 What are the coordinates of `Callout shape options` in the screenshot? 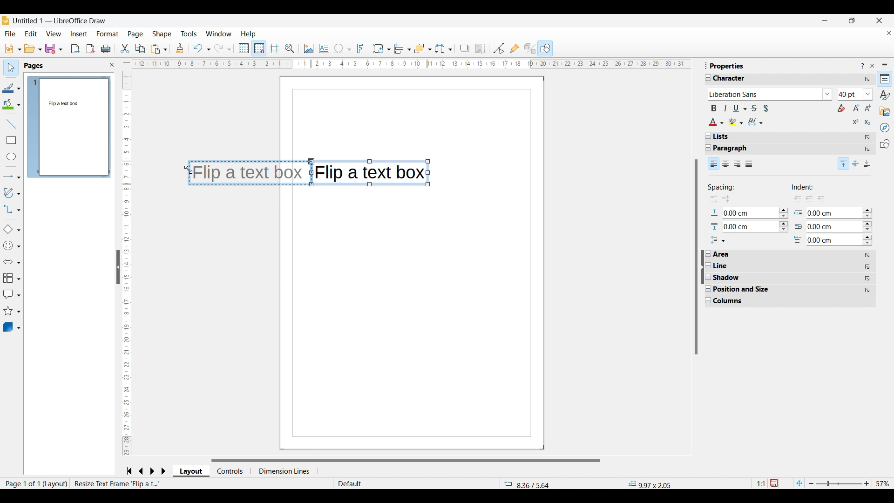 It's located at (12, 294).